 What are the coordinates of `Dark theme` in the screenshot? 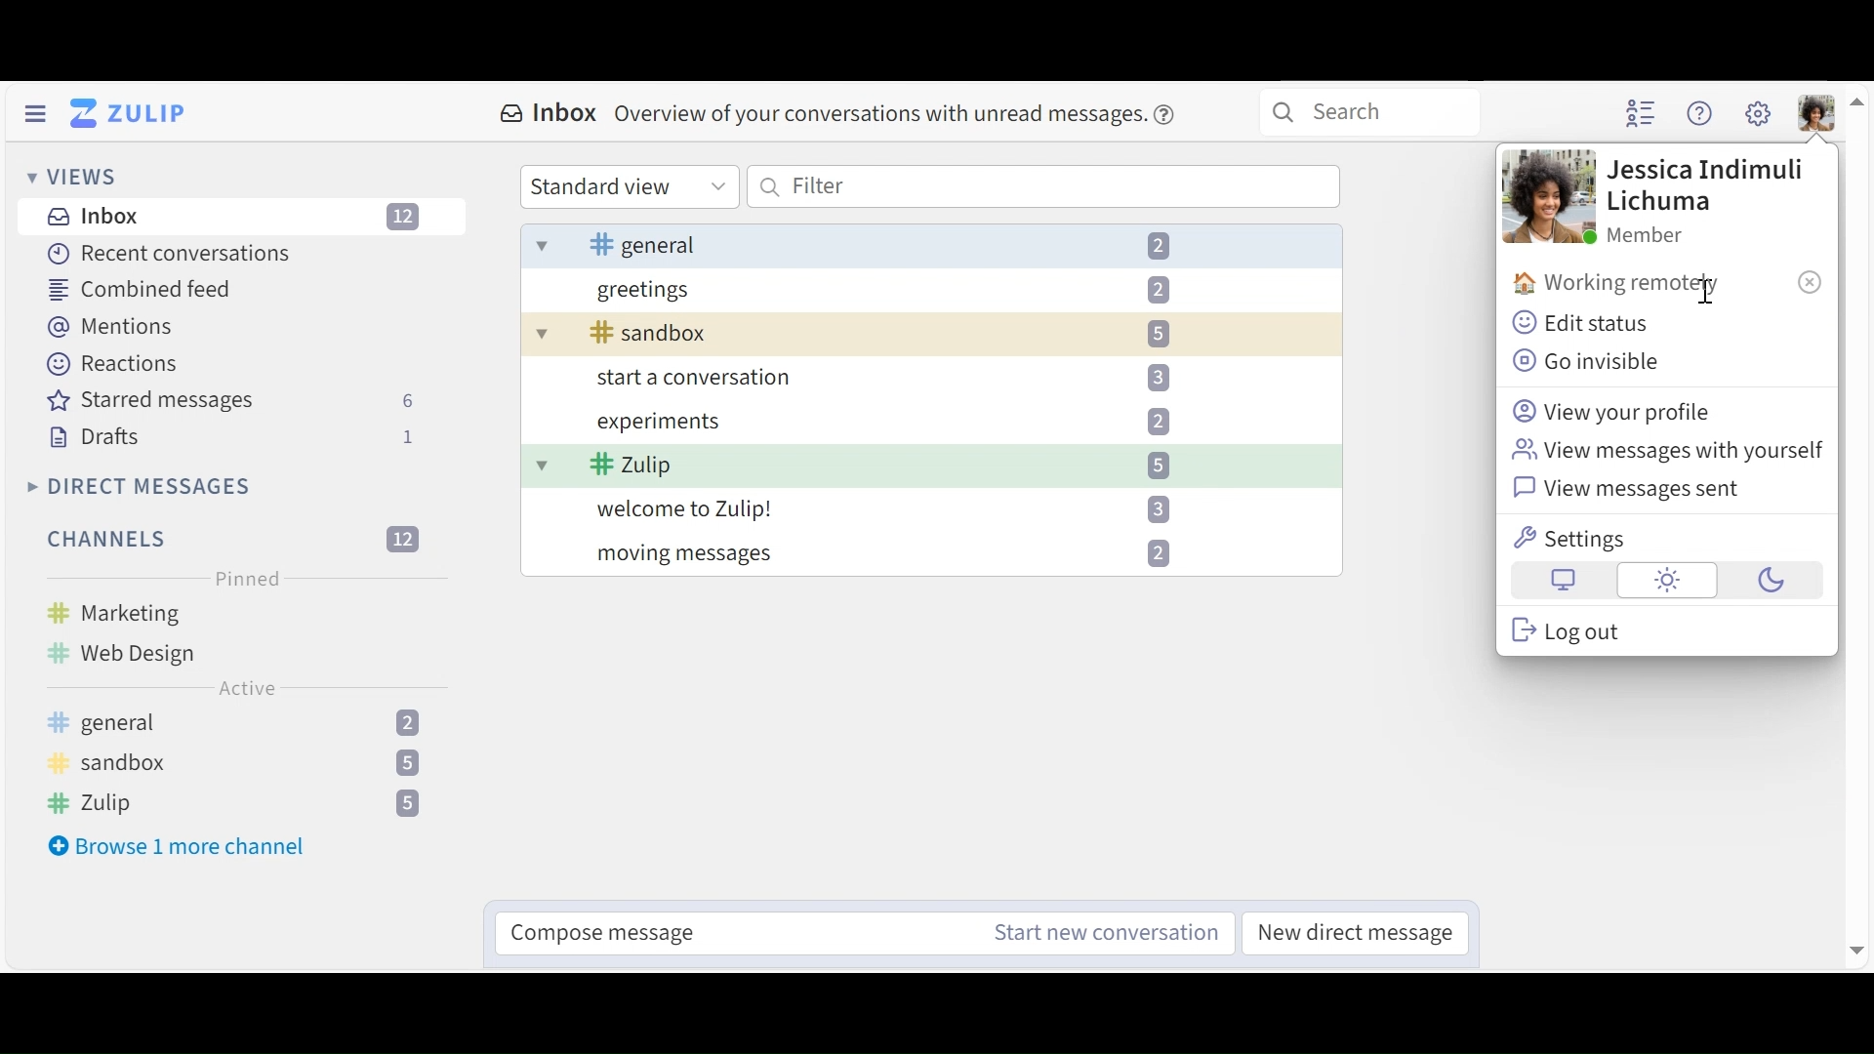 It's located at (1770, 580).